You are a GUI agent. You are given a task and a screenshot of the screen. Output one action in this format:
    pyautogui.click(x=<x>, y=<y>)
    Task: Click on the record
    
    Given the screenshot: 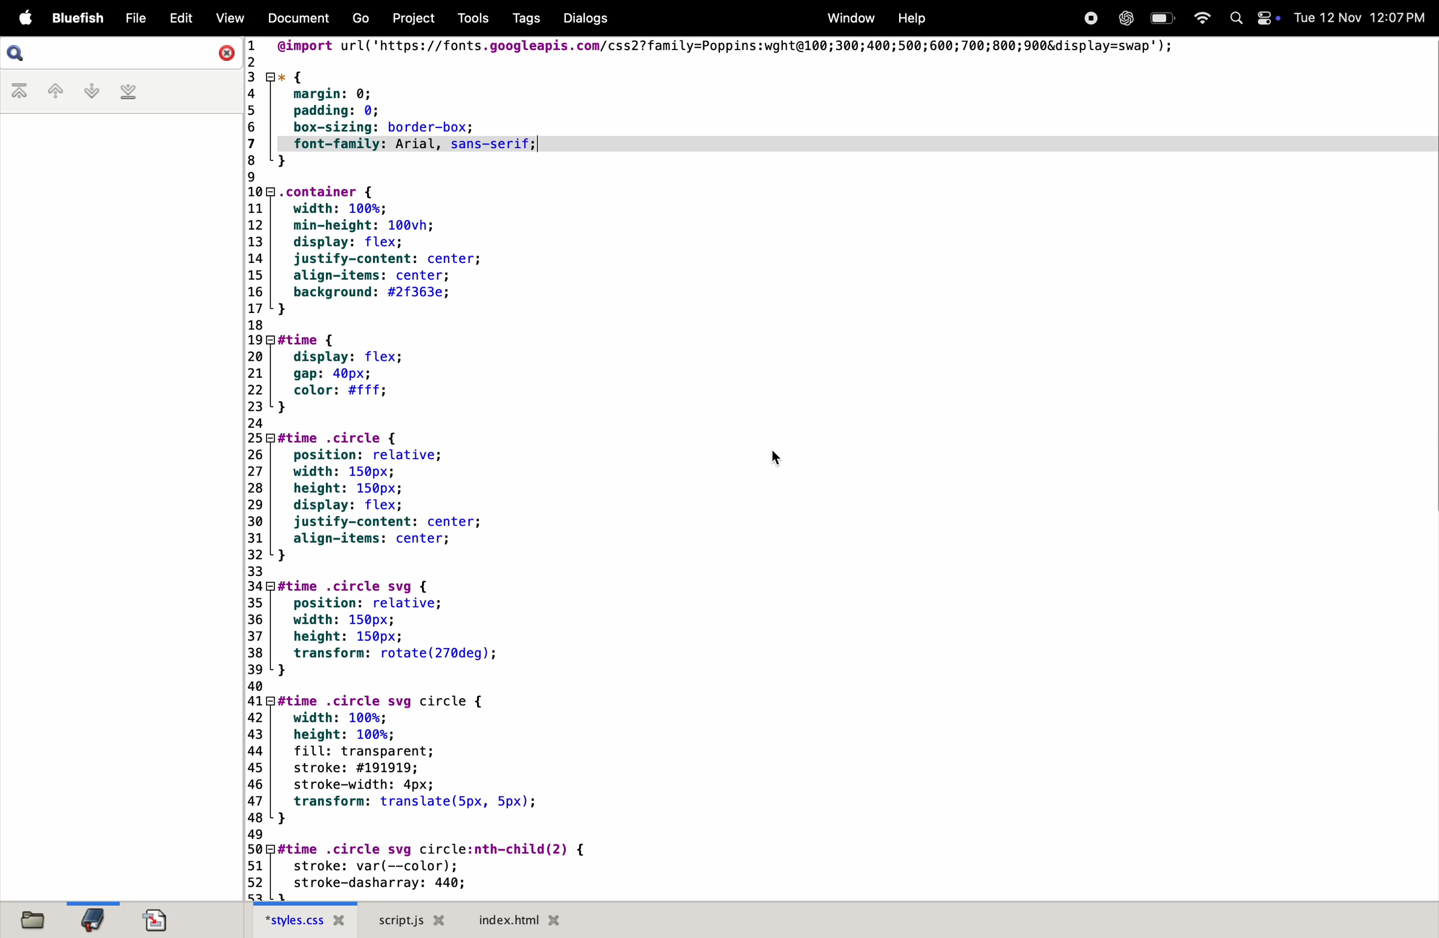 What is the action you would take?
    pyautogui.click(x=1090, y=18)
    